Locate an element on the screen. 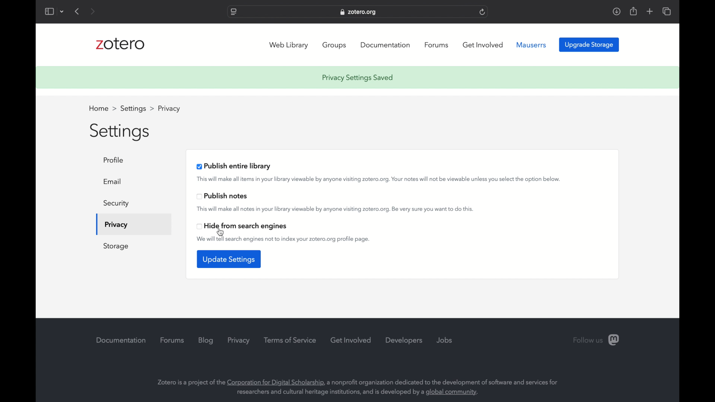  documentation is located at coordinates (385, 45).